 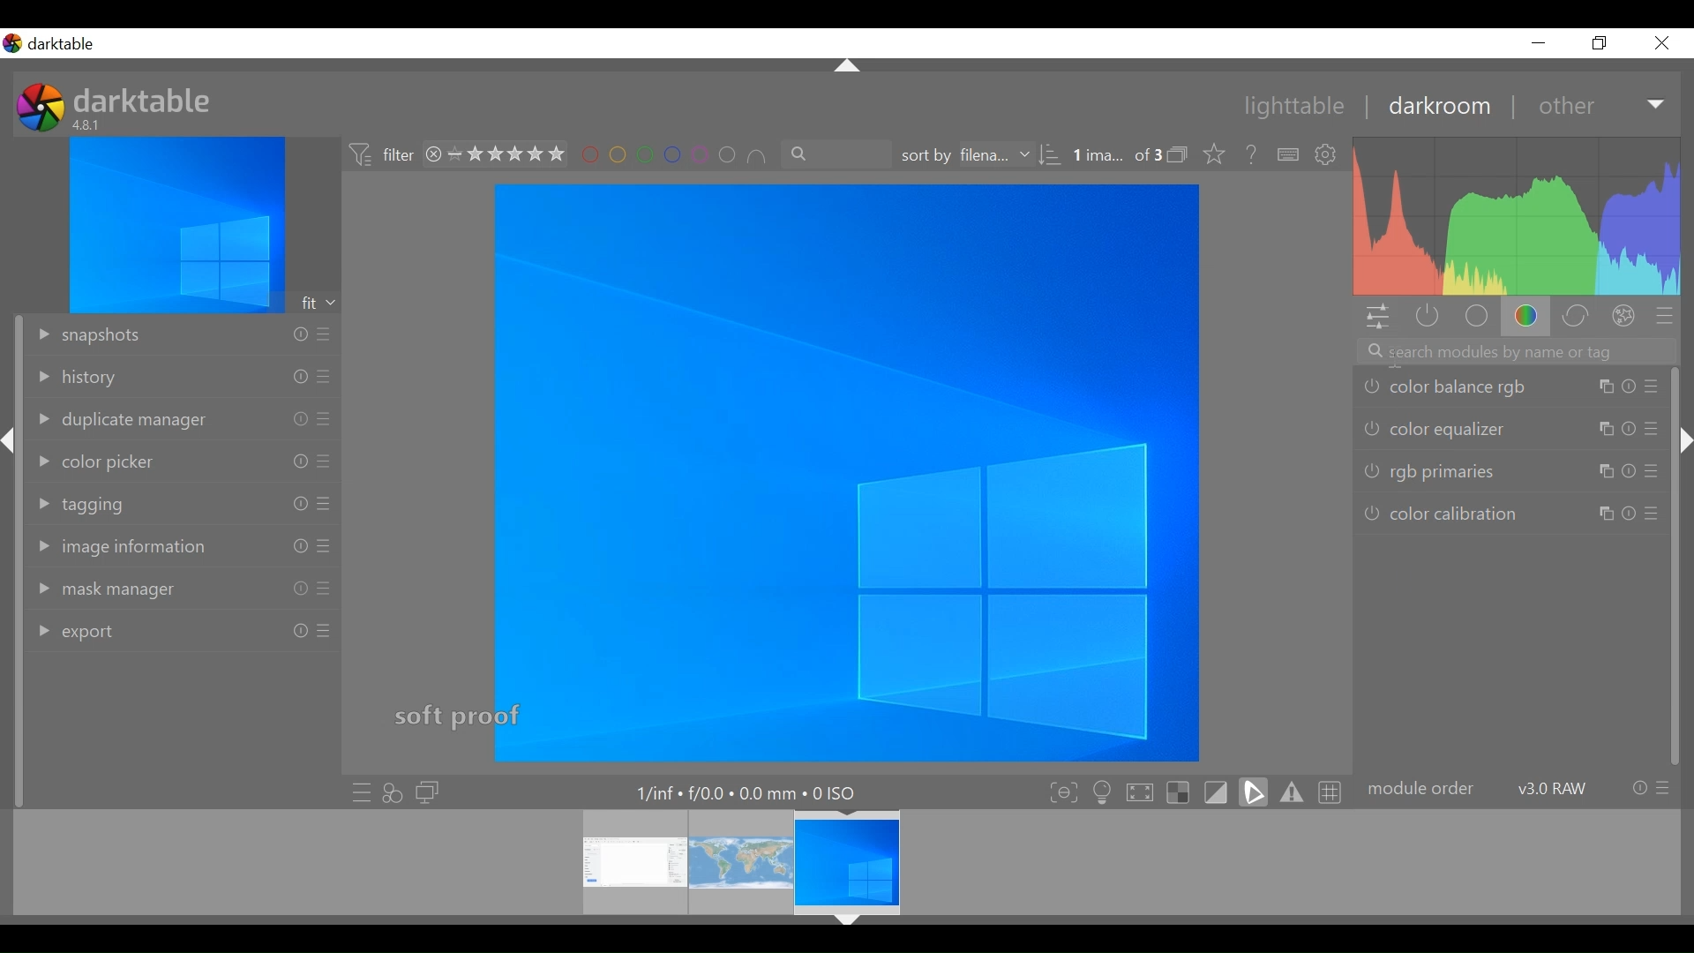 What do you see at coordinates (1381, 317) in the screenshot?
I see `quick access panel` at bounding box center [1381, 317].